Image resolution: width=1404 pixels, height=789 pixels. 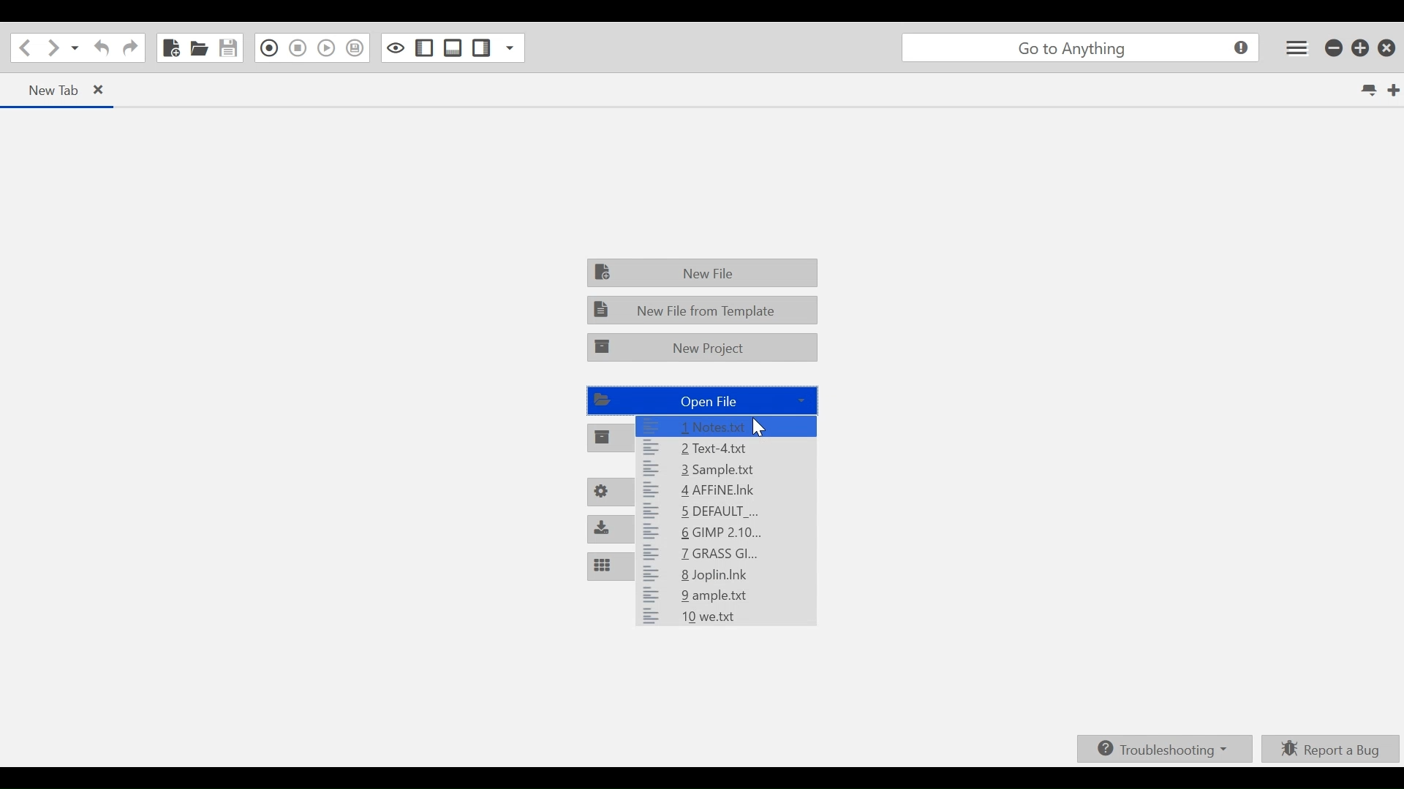 What do you see at coordinates (720, 617) in the screenshot?
I see `10 we.txt` at bounding box center [720, 617].